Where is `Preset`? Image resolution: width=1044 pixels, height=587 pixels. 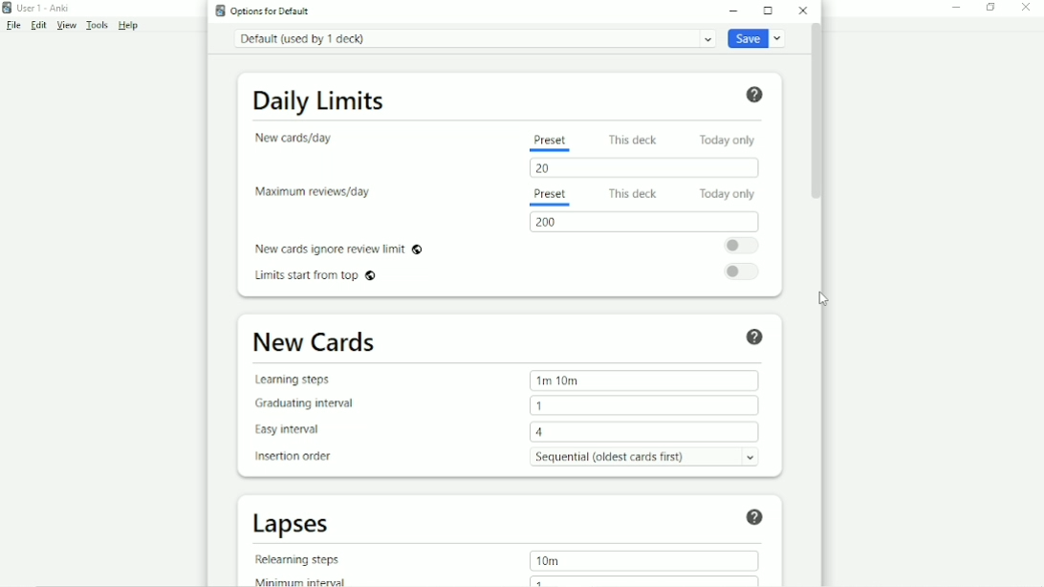 Preset is located at coordinates (552, 143).